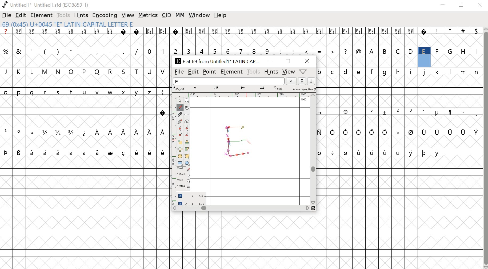  What do you see at coordinates (237, 141) in the screenshot?
I see `drawing glyph` at bounding box center [237, 141].